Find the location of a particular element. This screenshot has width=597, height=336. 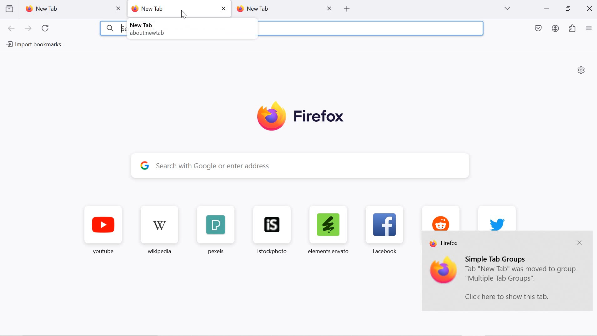

personalize new tab is located at coordinates (581, 70).